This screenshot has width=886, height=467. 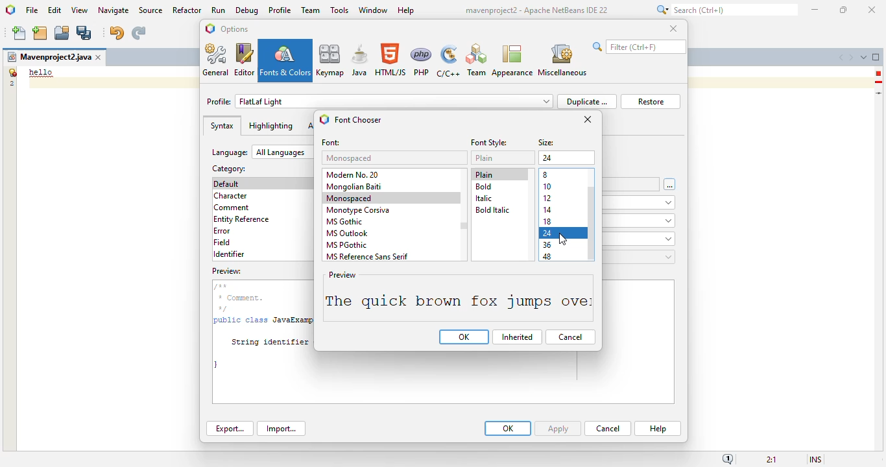 I want to click on minimize, so click(x=816, y=10).